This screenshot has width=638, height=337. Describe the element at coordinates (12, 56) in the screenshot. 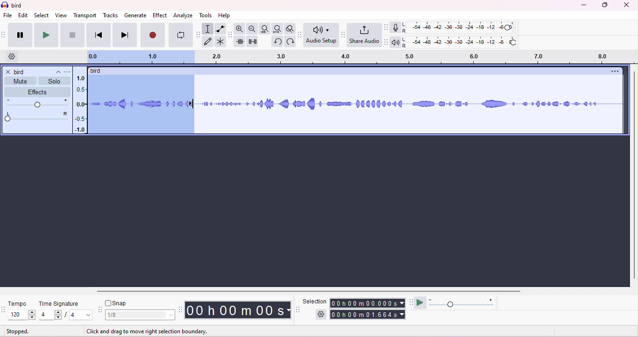

I see `timeline options` at that location.